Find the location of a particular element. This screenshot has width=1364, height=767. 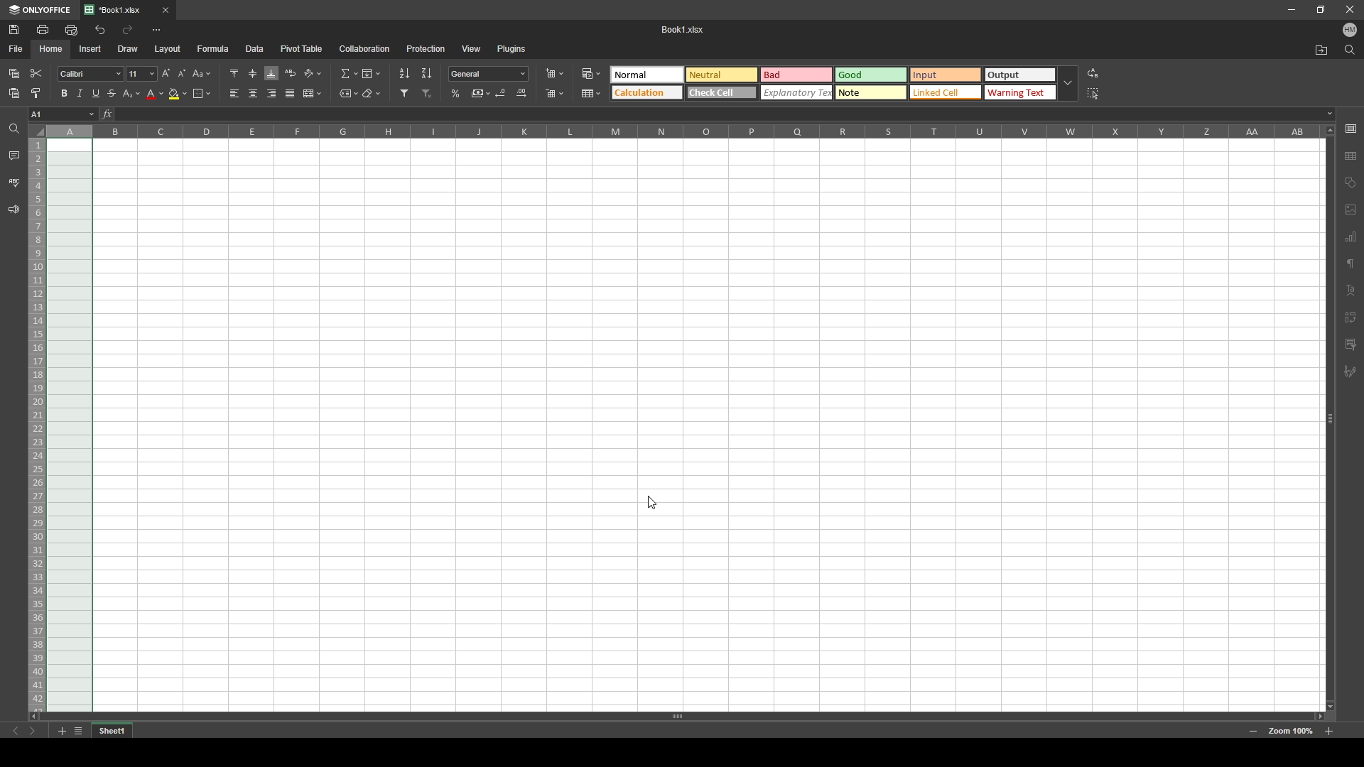

undo is located at coordinates (100, 31).